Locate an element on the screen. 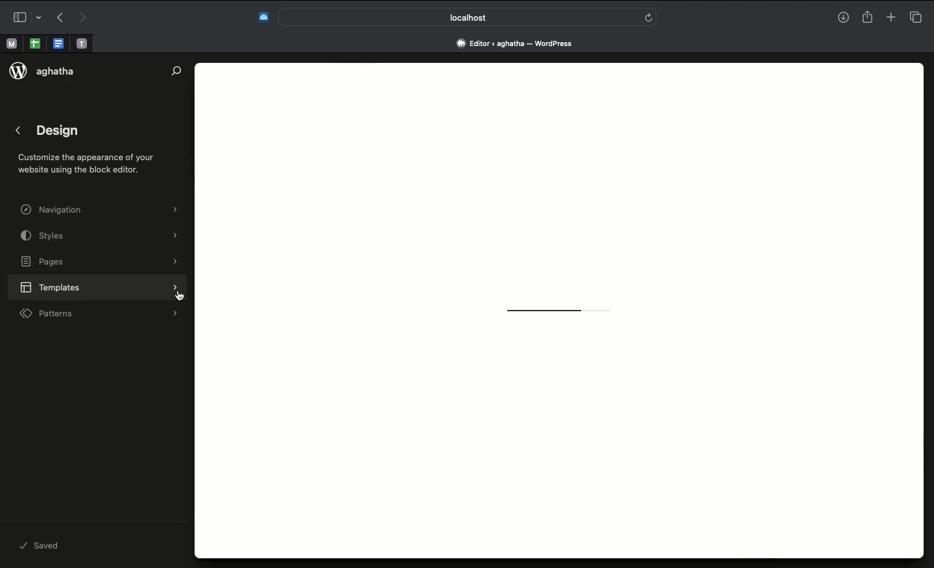  Patterns is located at coordinates (102, 313).